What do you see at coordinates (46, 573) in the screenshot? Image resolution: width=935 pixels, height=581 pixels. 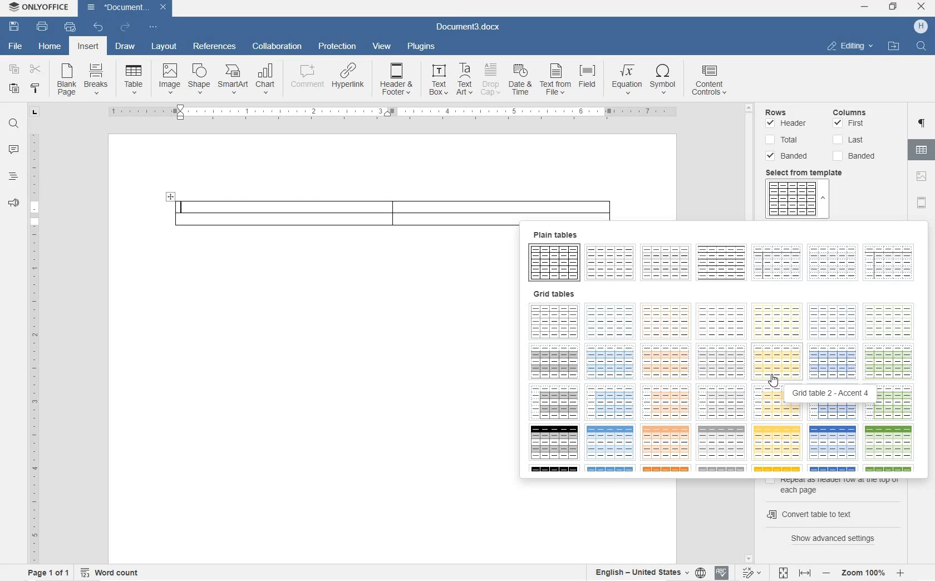 I see `PAGE 1 OF 1` at bounding box center [46, 573].